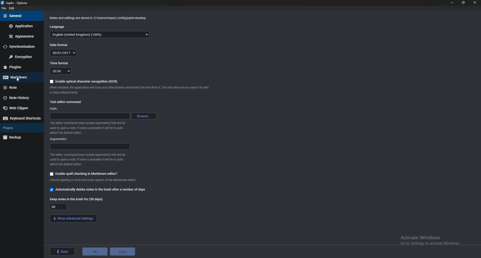  What do you see at coordinates (22, 46) in the screenshot?
I see `Synchronization` at bounding box center [22, 46].